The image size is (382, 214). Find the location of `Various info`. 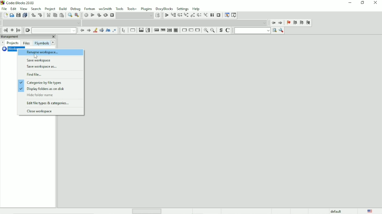

Various info is located at coordinates (234, 15).